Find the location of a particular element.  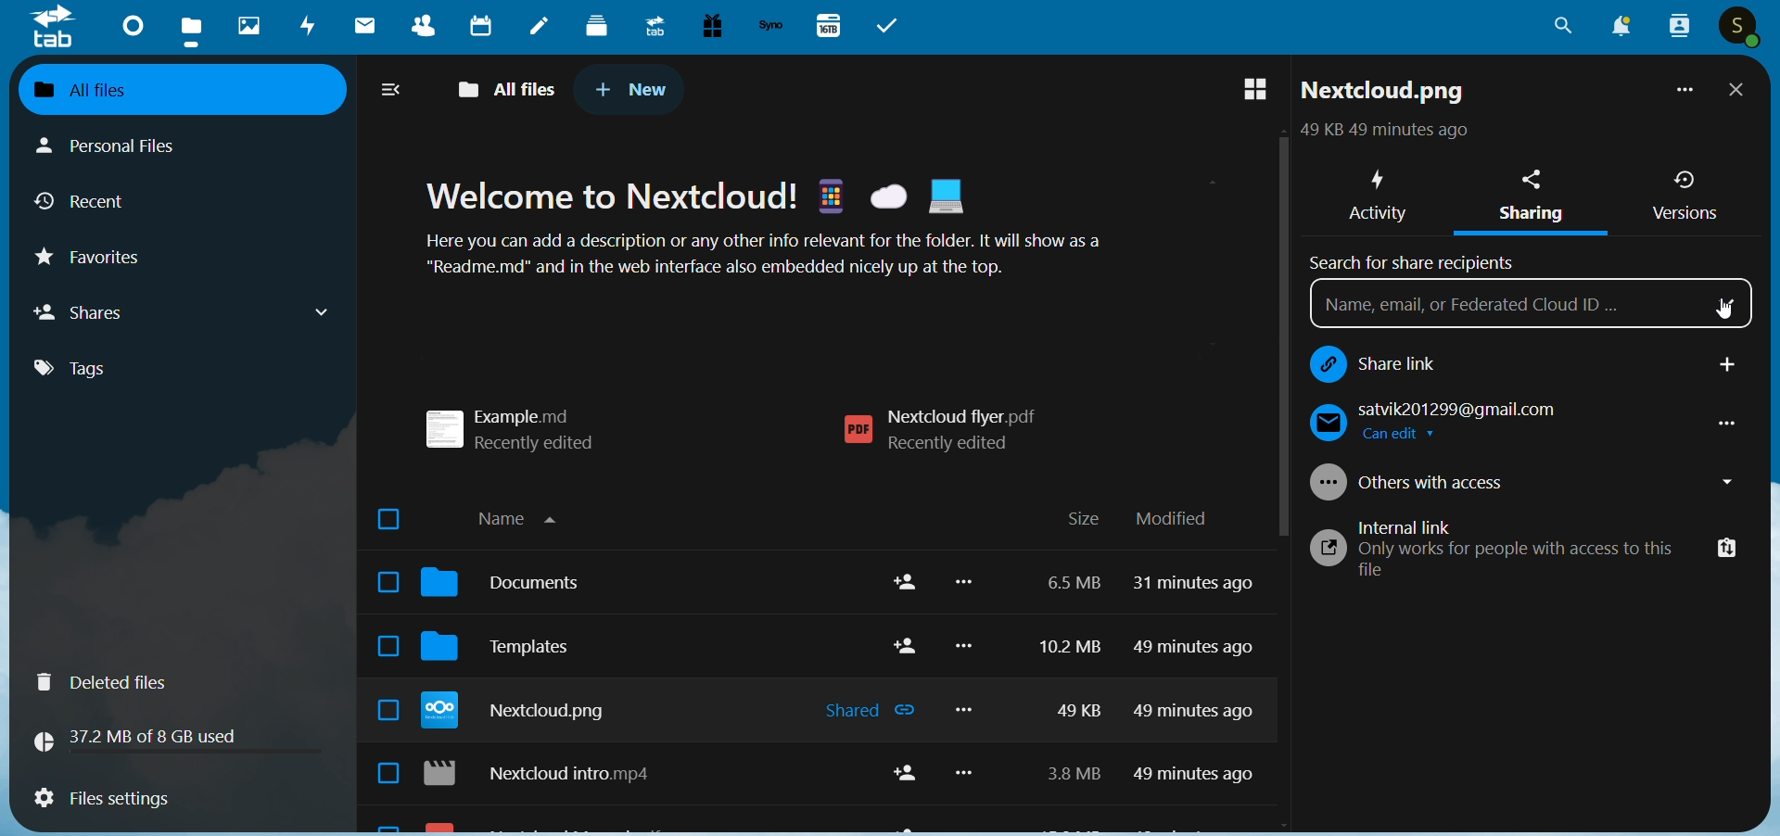

templates is located at coordinates (513, 652).